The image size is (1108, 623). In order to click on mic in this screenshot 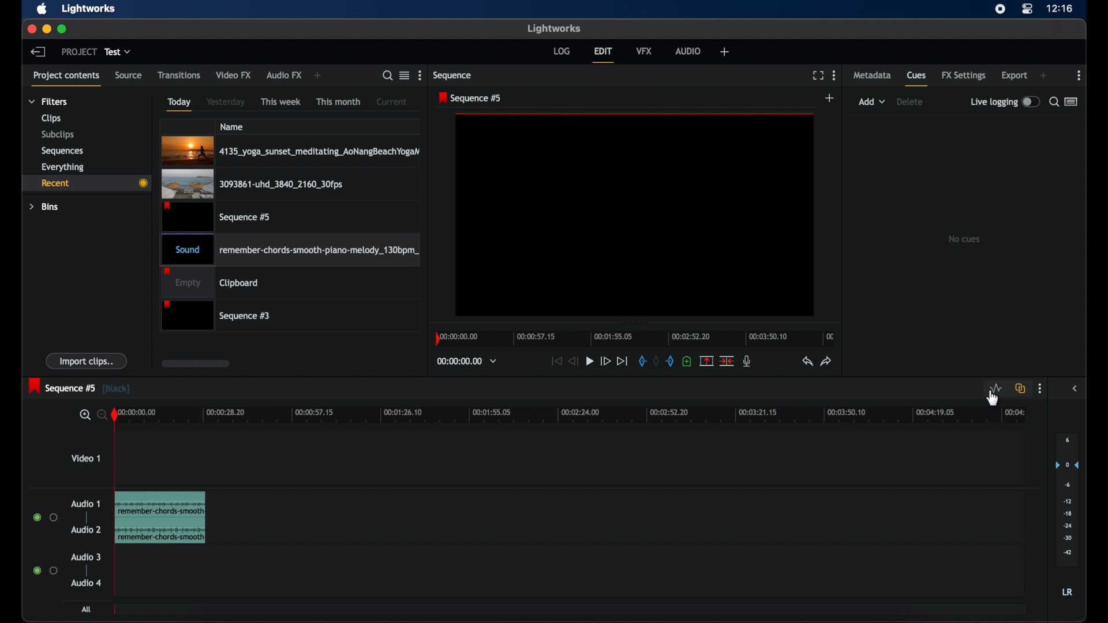, I will do `click(747, 361)`.